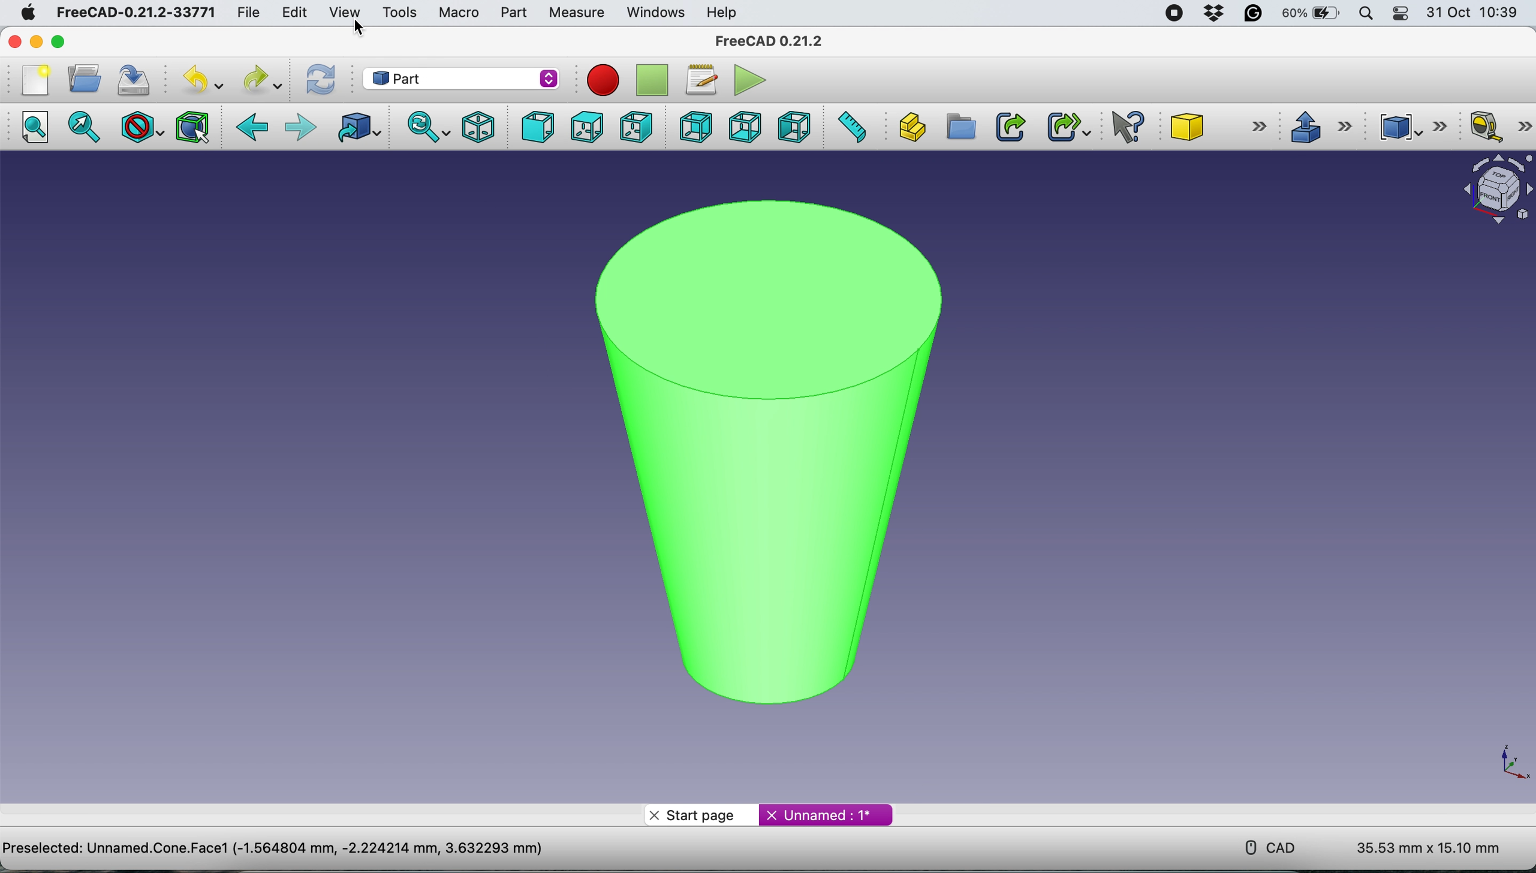  Describe the element at coordinates (1010, 126) in the screenshot. I see `make link` at that location.